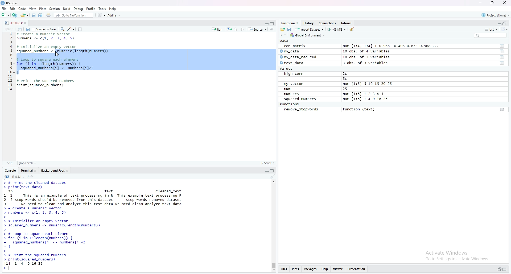 The image size is (511, 274). What do you see at coordinates (338, 269) in the screenshot?
I see `Viewer` at bounding box center [338, 269].